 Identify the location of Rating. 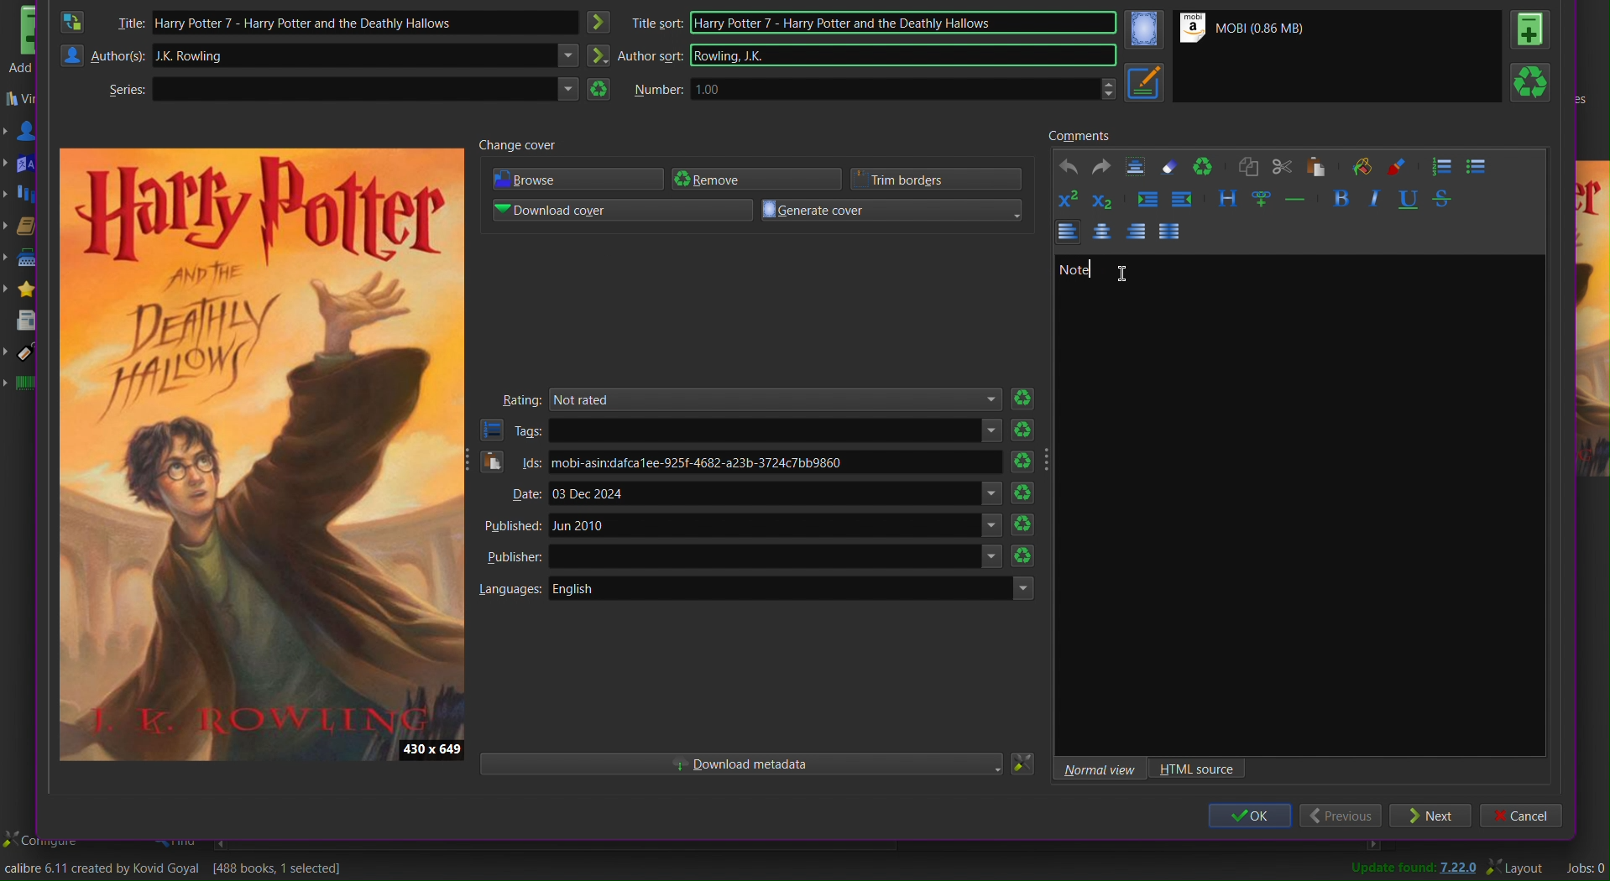
(29, 289).